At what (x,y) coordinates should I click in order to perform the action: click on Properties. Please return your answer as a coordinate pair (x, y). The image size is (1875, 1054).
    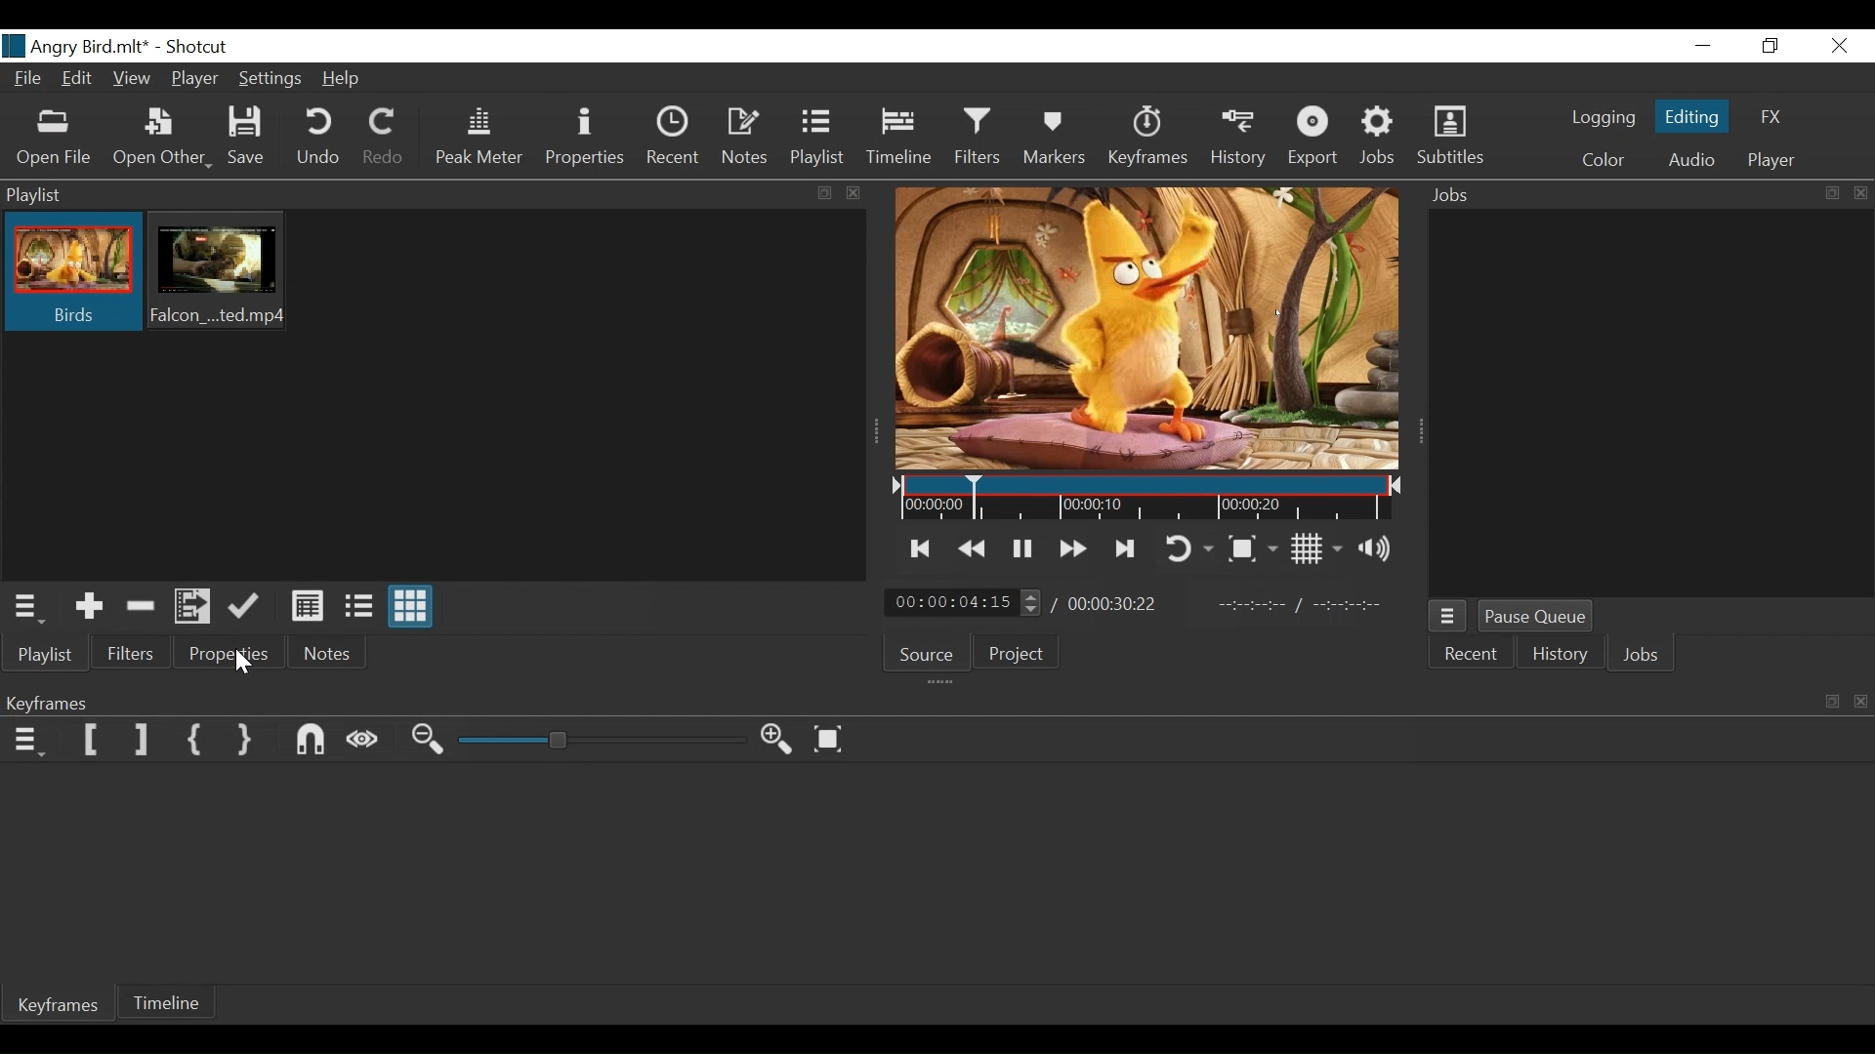
    Looking at the image, I should click on (584, 137).